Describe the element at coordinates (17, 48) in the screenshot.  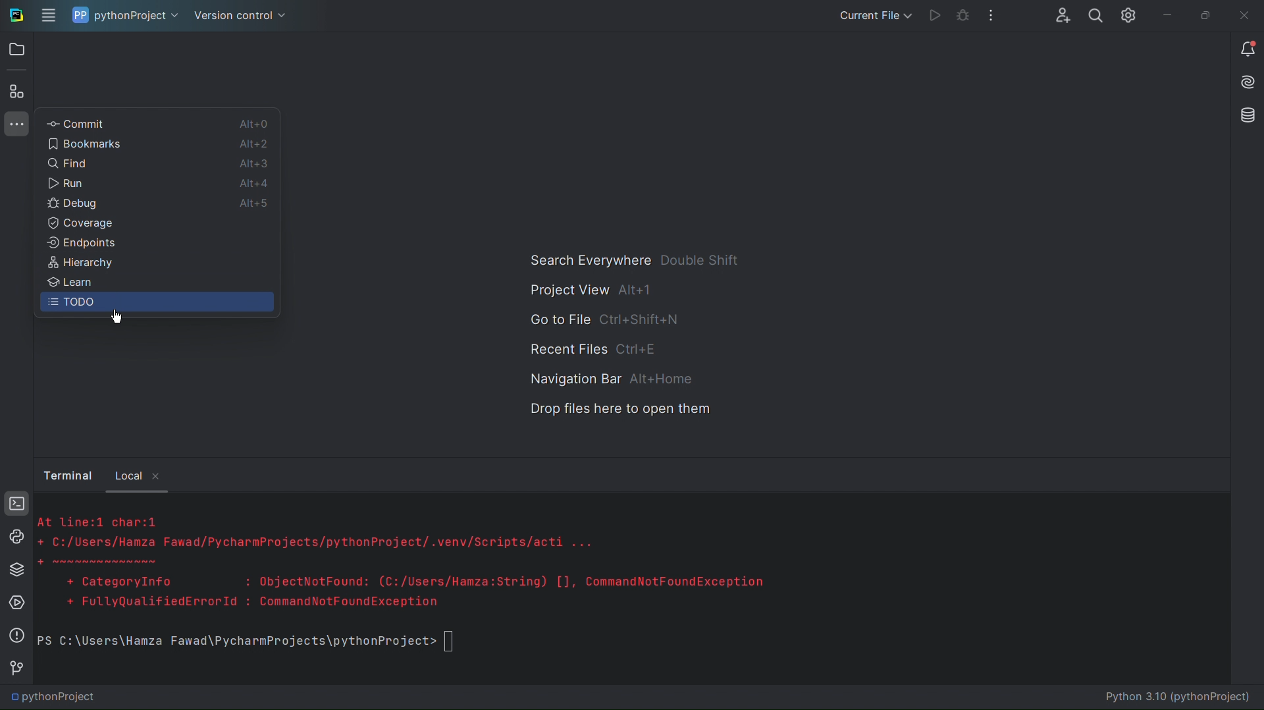
I see `Open` at that location.